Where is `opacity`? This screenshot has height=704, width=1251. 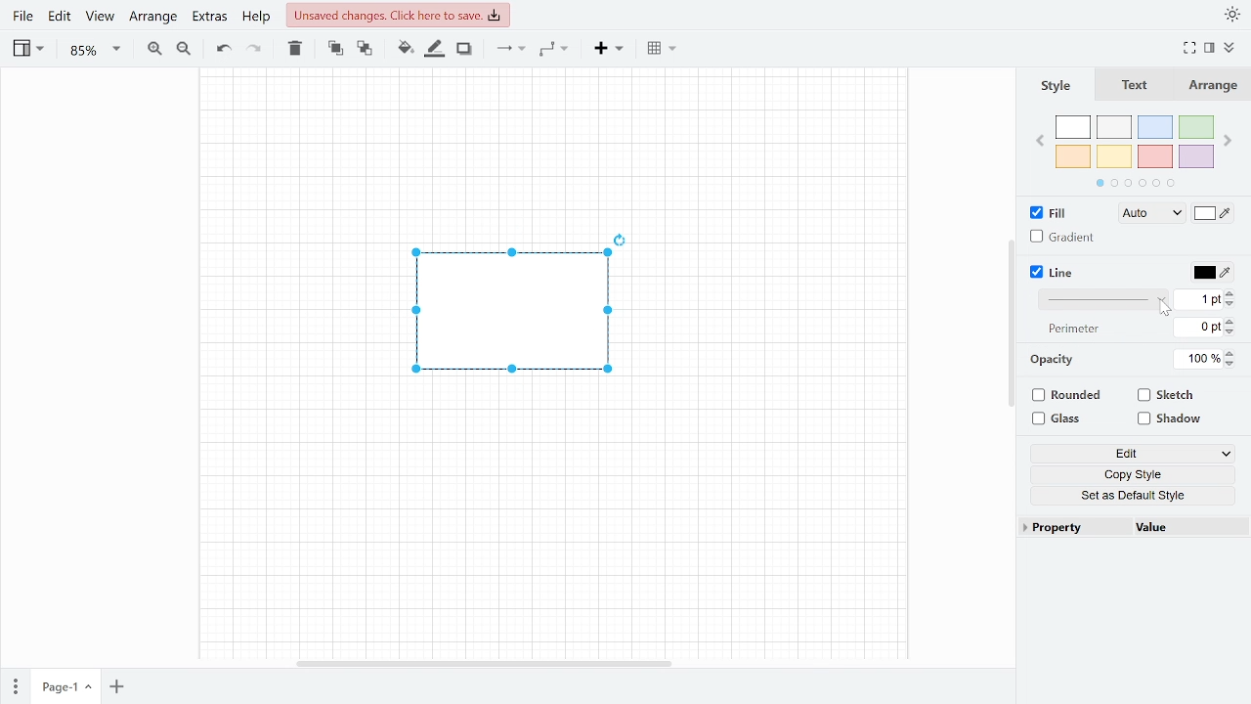 opacity is located at coordinates (1053, 362).